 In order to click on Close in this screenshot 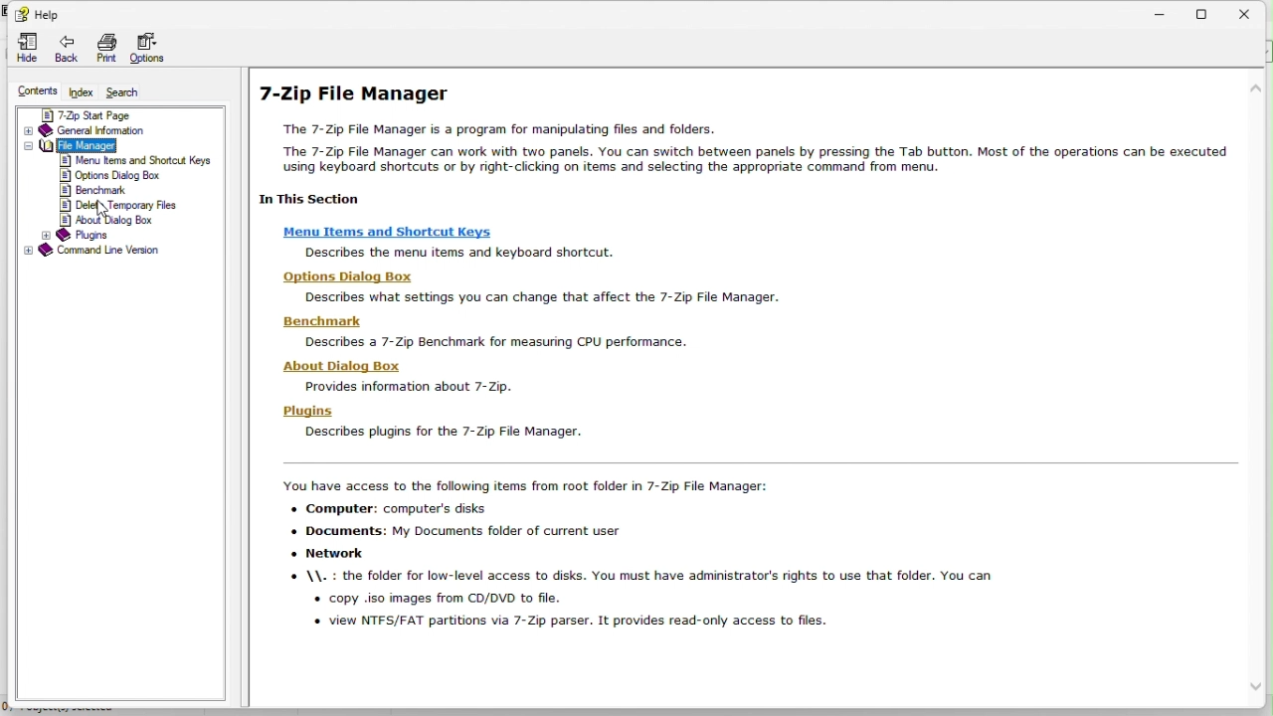, I will do `click(1254, 12)`.